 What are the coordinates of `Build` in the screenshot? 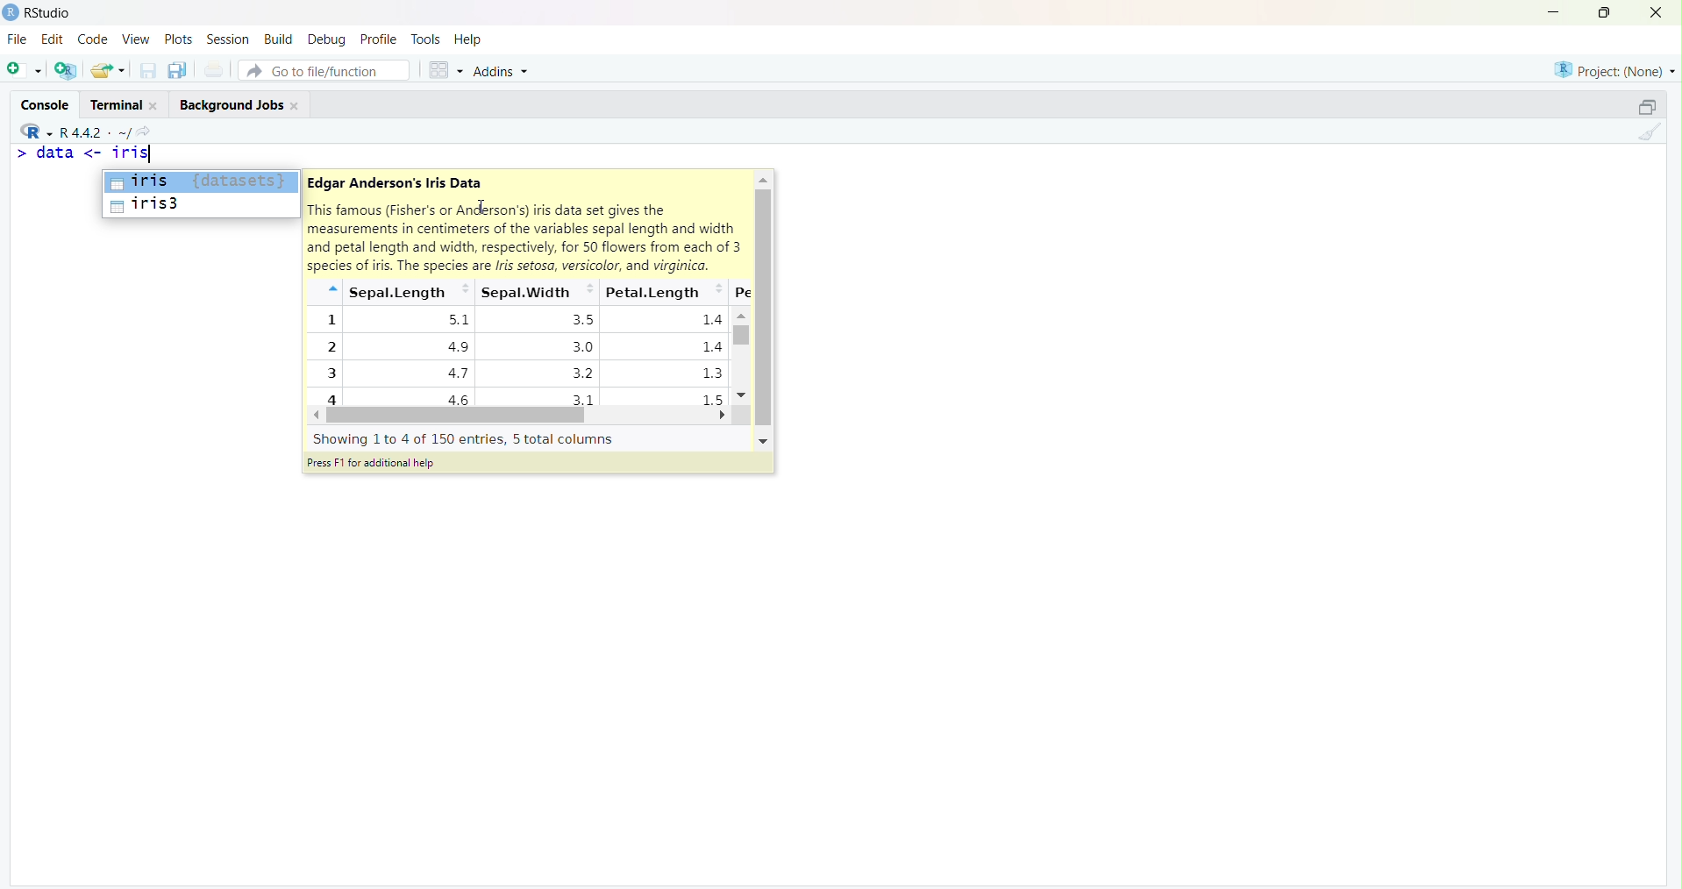 It's located at (281, 38).